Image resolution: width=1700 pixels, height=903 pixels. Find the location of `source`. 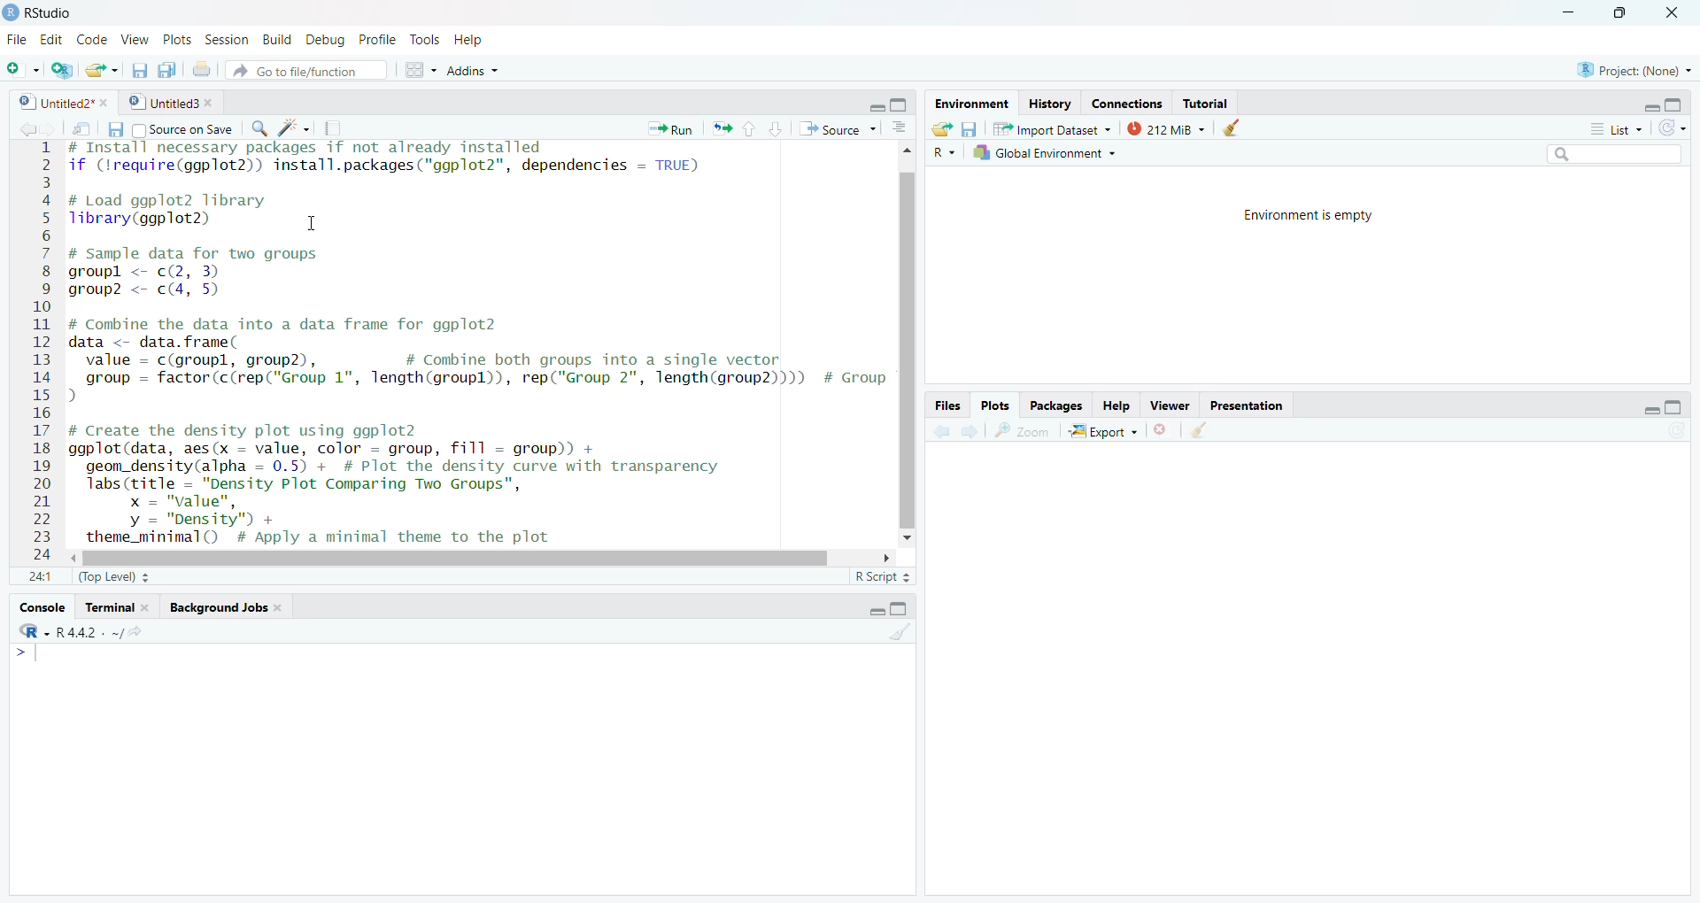

source is located at coordinates (837, 129).